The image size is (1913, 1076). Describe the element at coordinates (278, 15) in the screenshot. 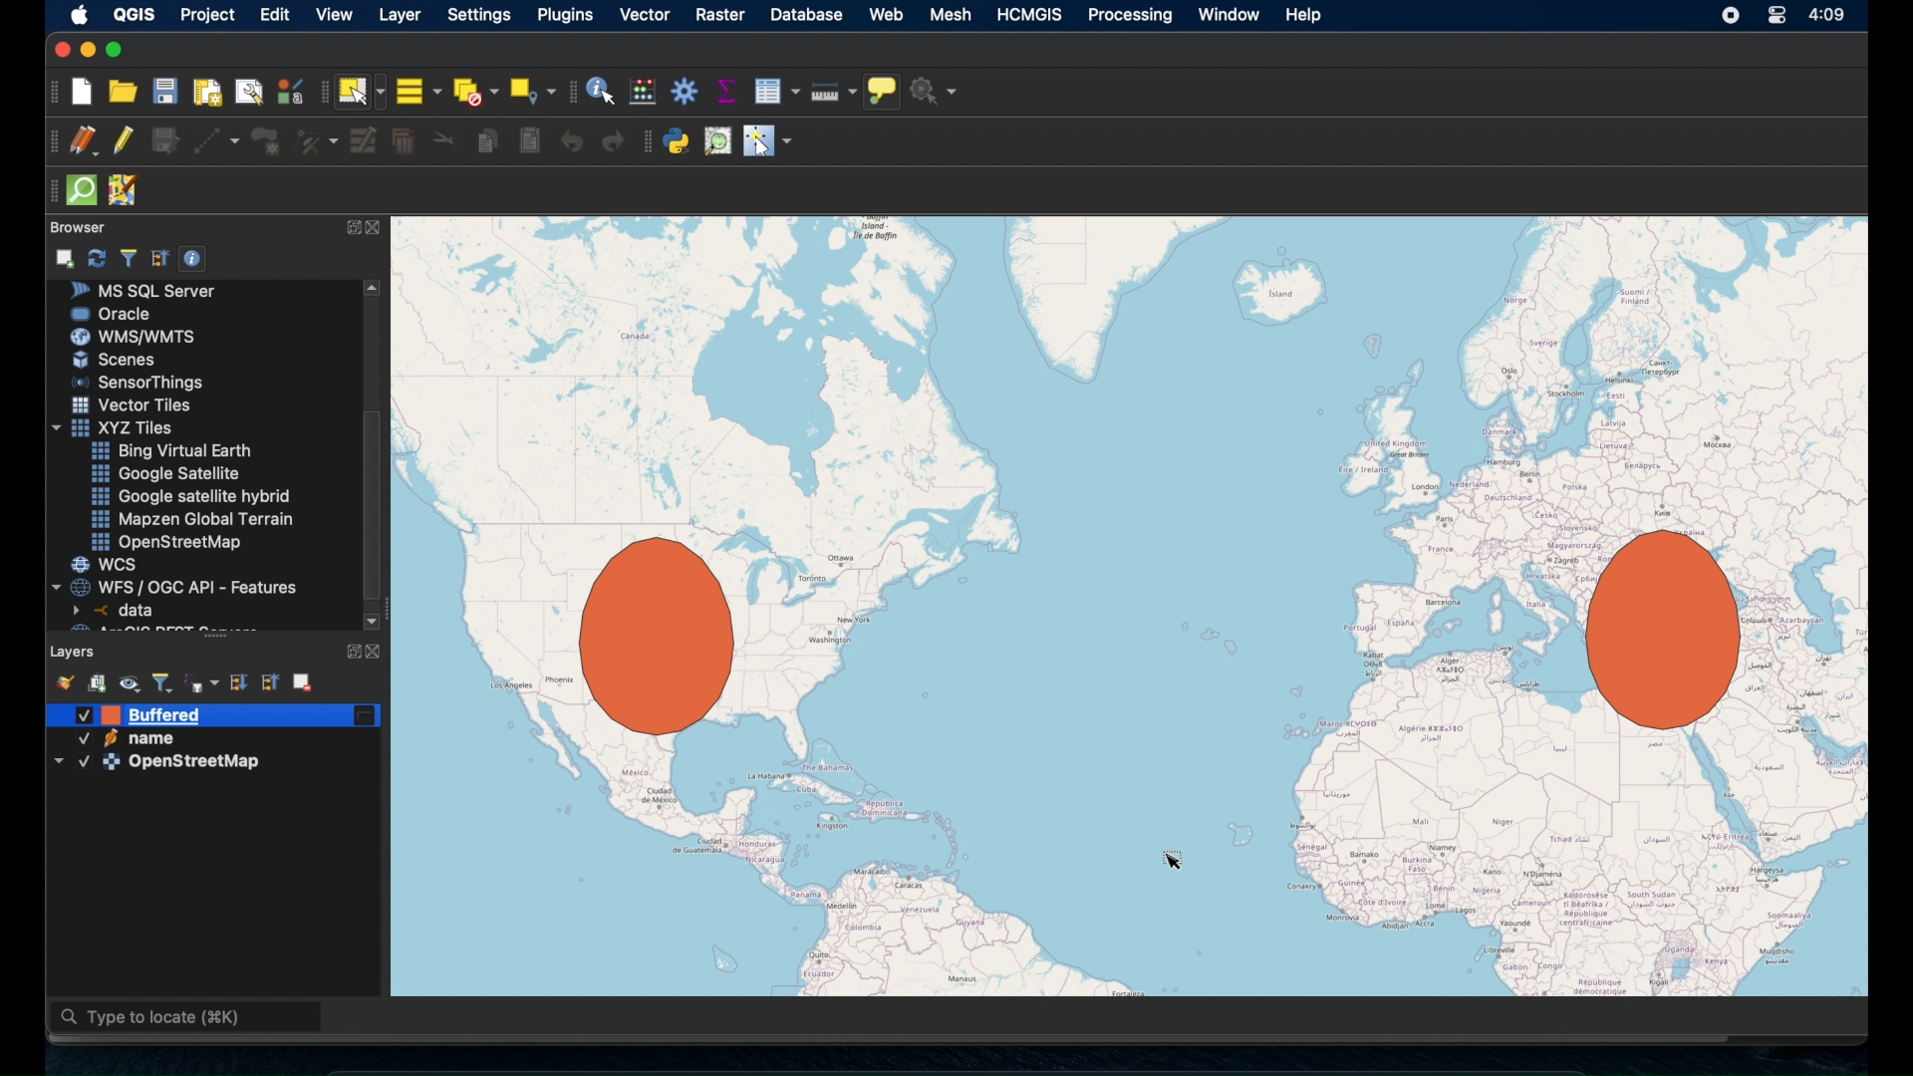

I see `edit` at that location.